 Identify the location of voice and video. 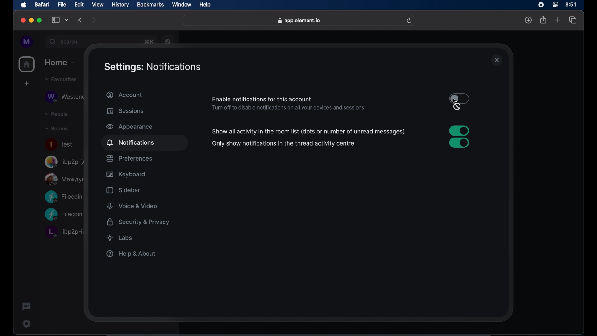
(132, 206).